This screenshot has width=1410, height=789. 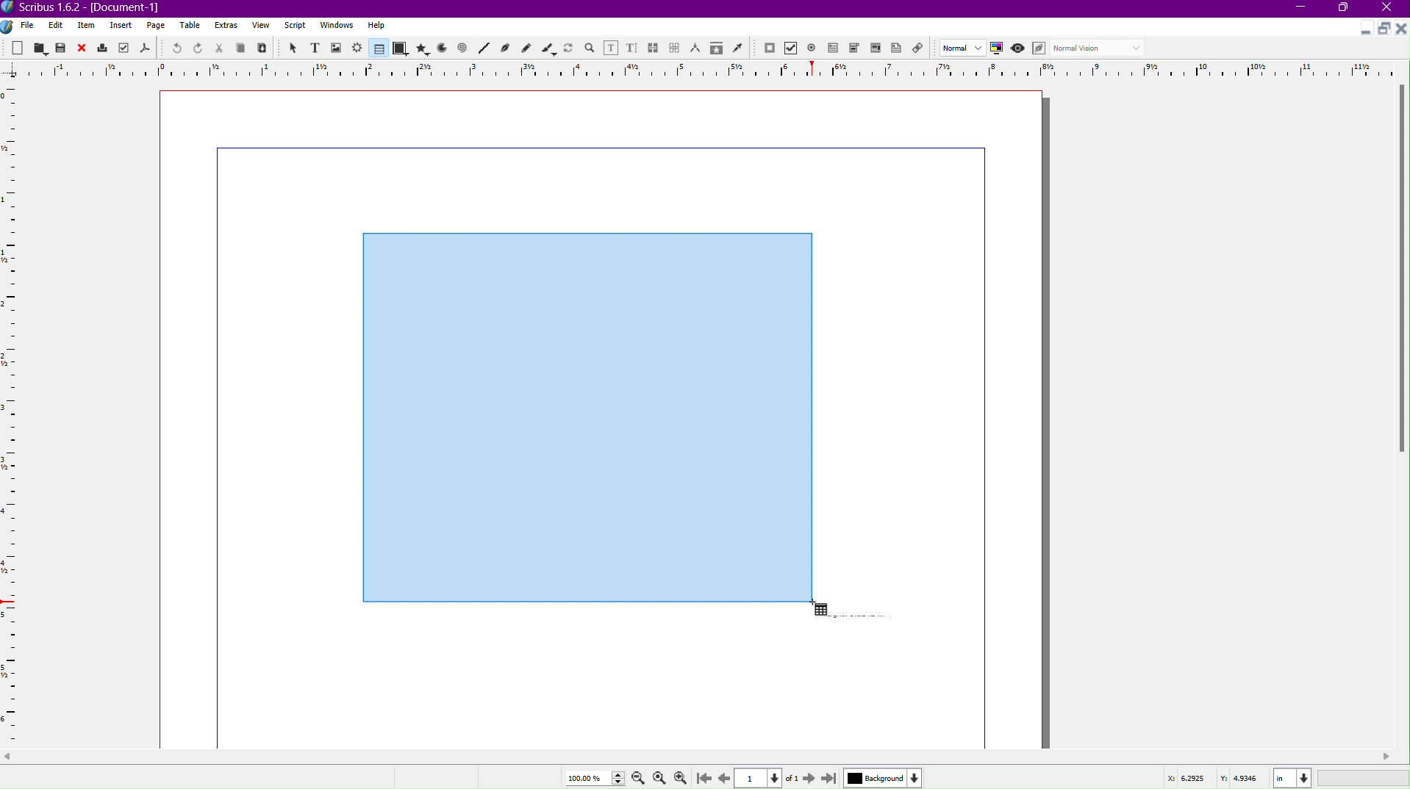 What do you see at coordinates (505, 48) in the screenshot?
I see `Bezier Curve` at bounding box center [505, 48].